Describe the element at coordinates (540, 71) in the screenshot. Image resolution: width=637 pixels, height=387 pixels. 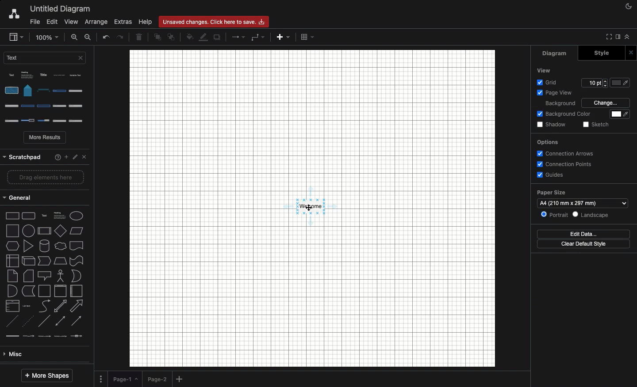
I see `Font` at that location.